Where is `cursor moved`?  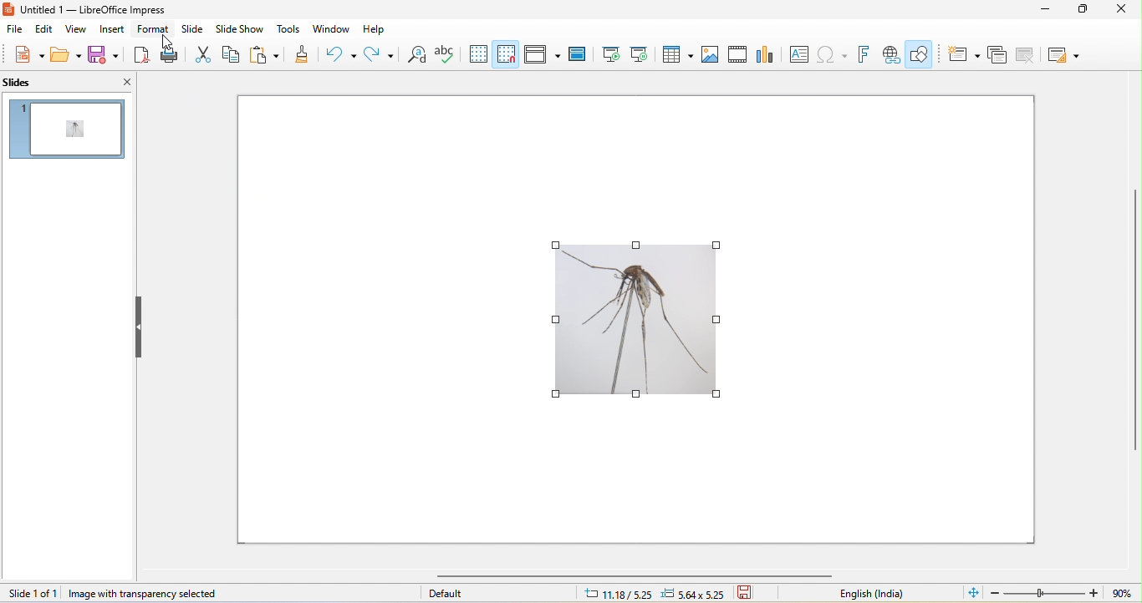
cursor moved is located at coordinates (166, 39).